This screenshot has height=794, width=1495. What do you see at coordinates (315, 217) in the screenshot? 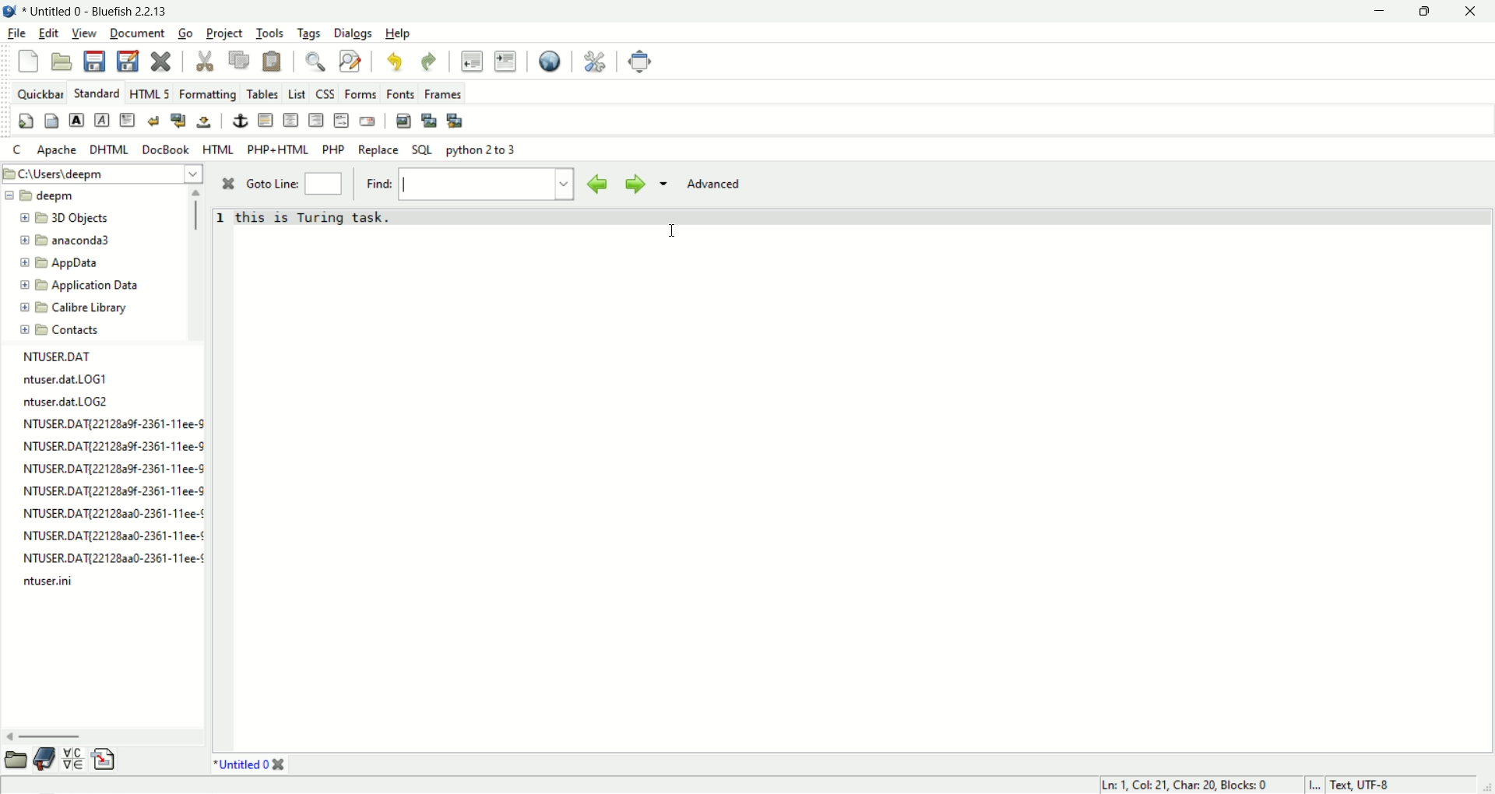
I see `this is Turing task.` at bounding box center [315, 217].